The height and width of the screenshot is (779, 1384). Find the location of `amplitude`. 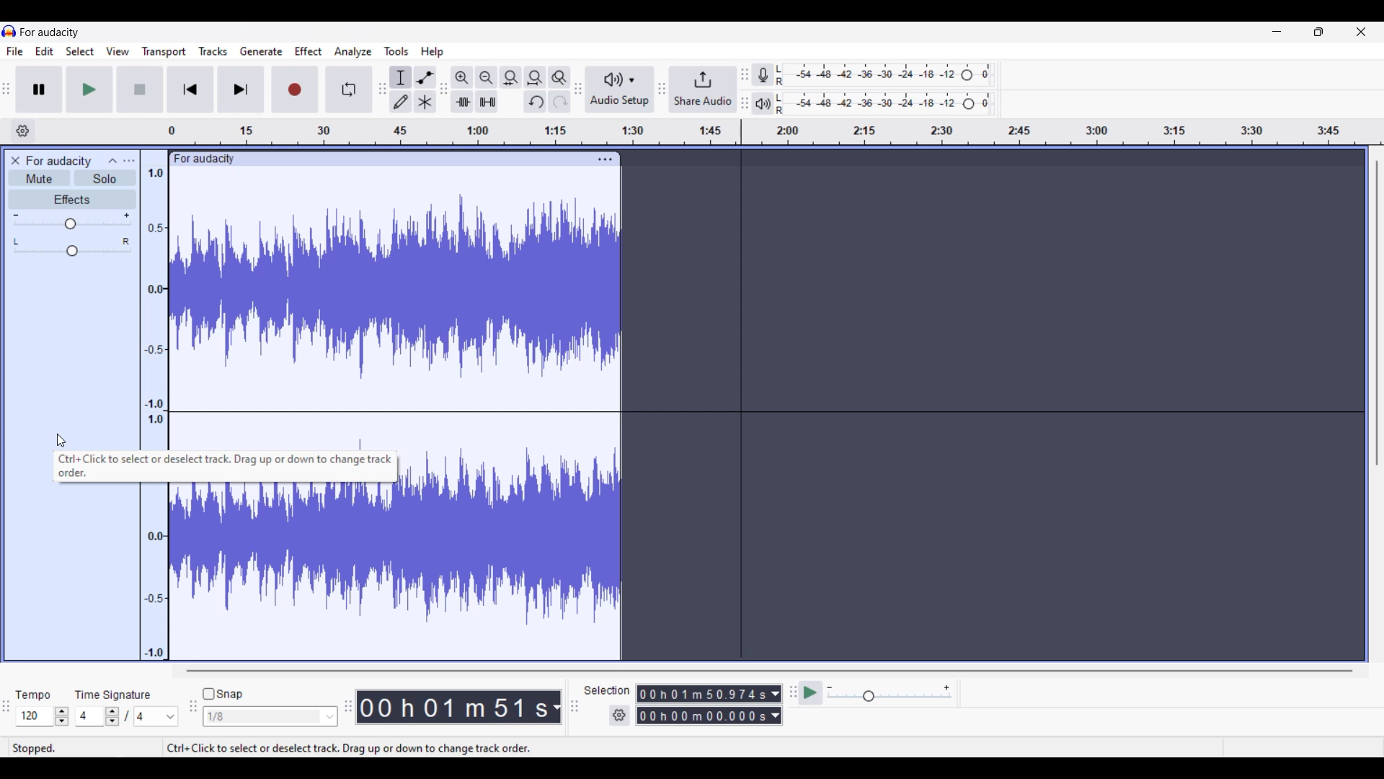

amplitude is located at coordinates (154, 573).